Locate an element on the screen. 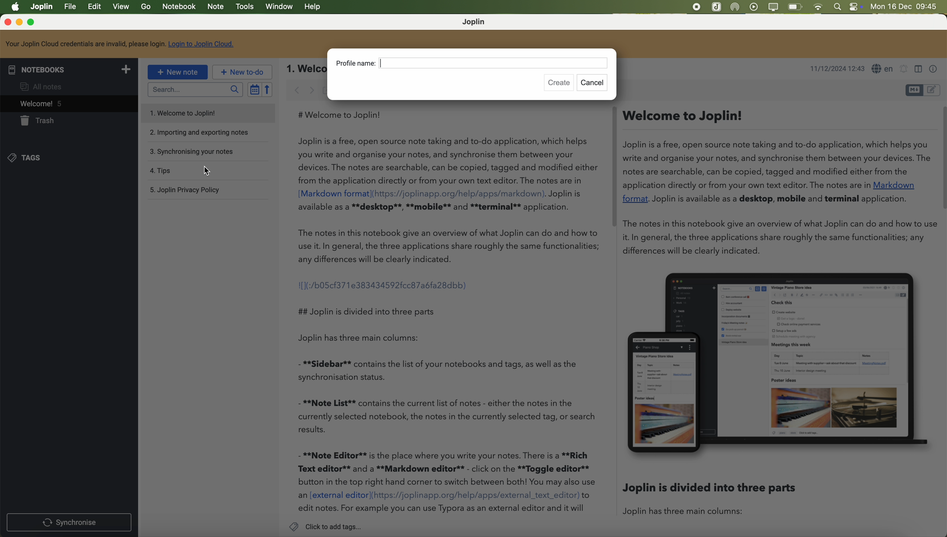 This screenshot has height=537, width=947. synchronise is located at coordinates (70, 522).